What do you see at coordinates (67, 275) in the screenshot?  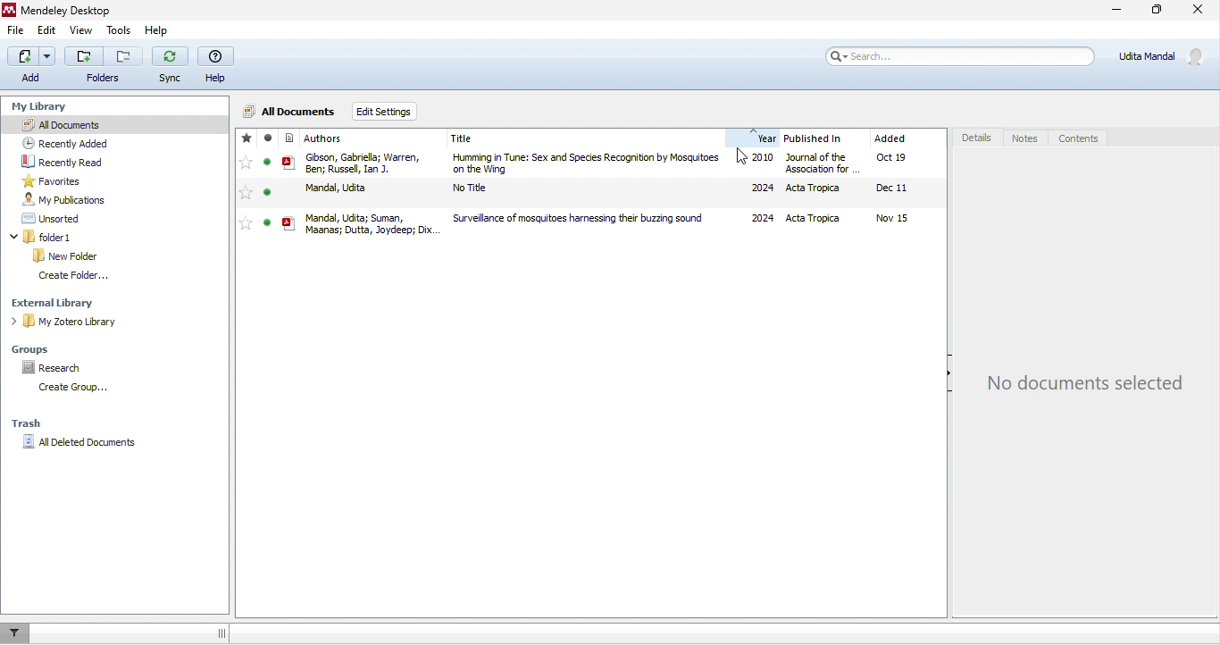 I see `create folder` at bounding box center [67, 275].